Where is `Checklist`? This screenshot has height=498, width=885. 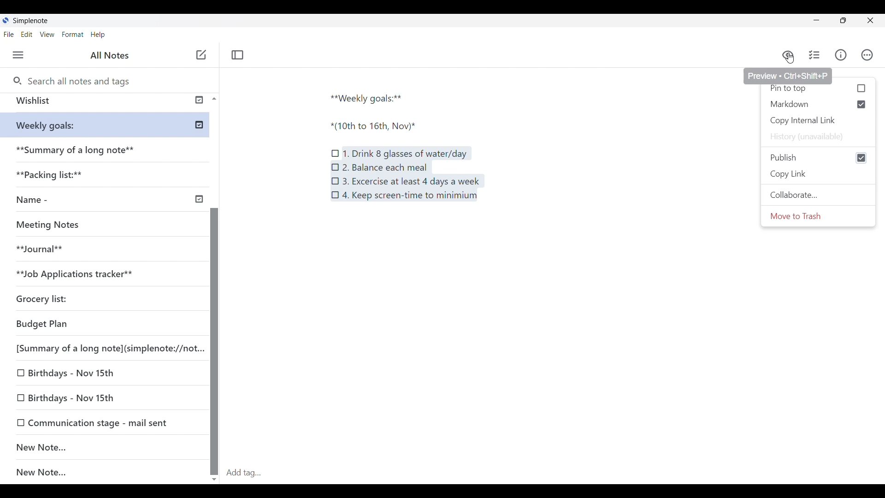
Checklist is located at coordinates (813, 55).